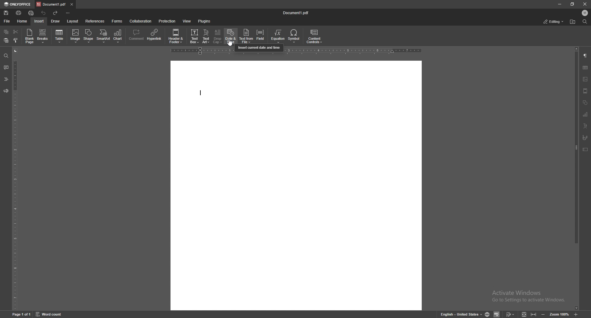  Describe the element at coordinates (585, 91) in the screenshot. I see `view` at that location.